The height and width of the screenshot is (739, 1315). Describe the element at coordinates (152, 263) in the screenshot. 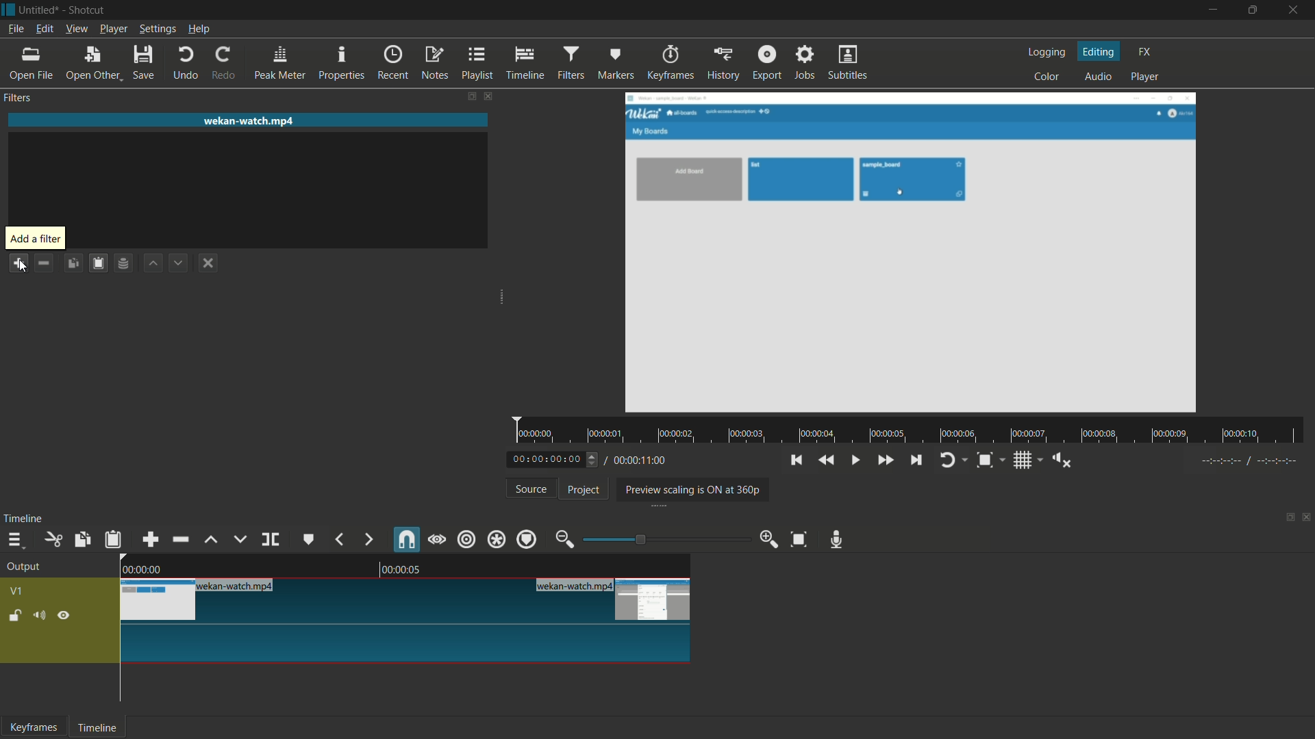

I see `move filter up` at that location.